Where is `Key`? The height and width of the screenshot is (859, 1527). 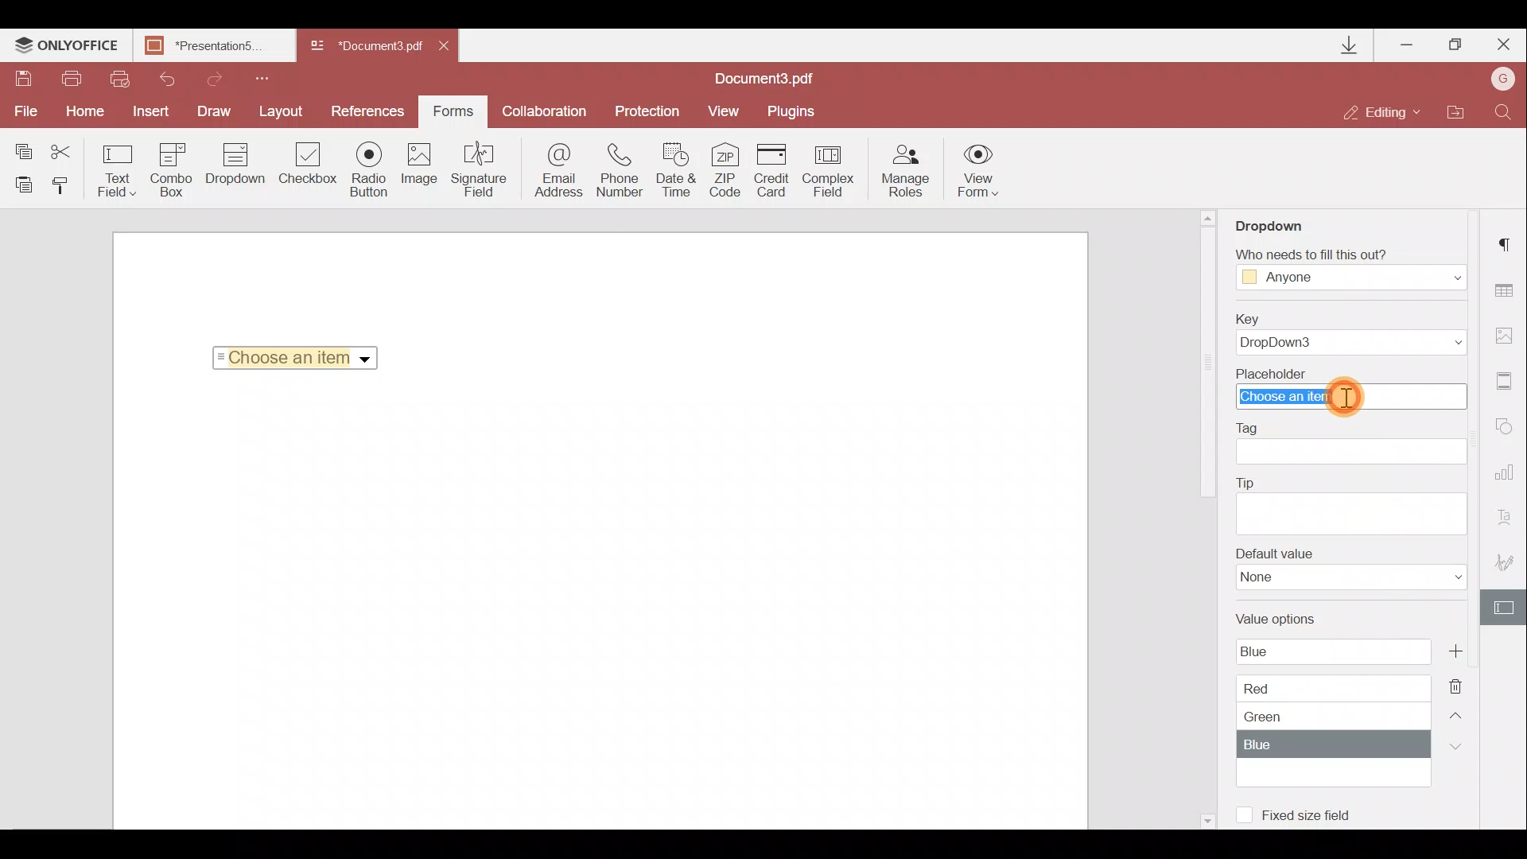 Key is located at coordinates (1355, 332).